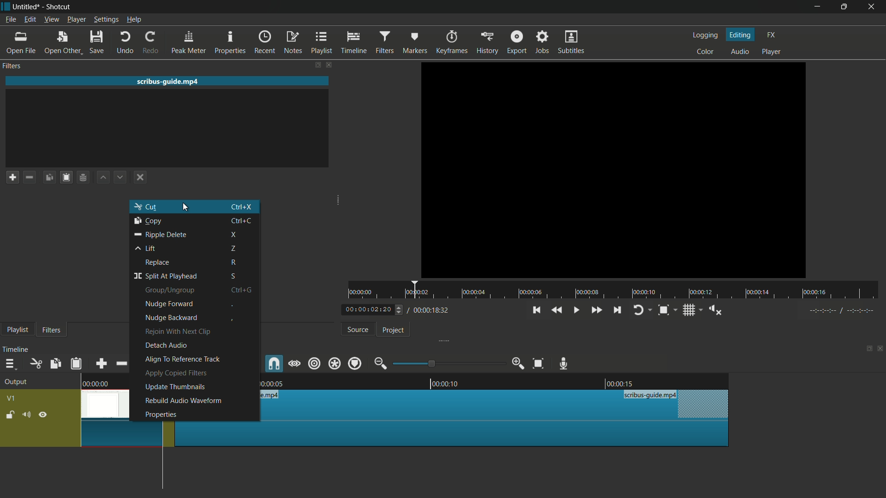  What do you see at coordinates (63, 42) in the screenshot?
I see `open other` at bounding box center [63, 42].